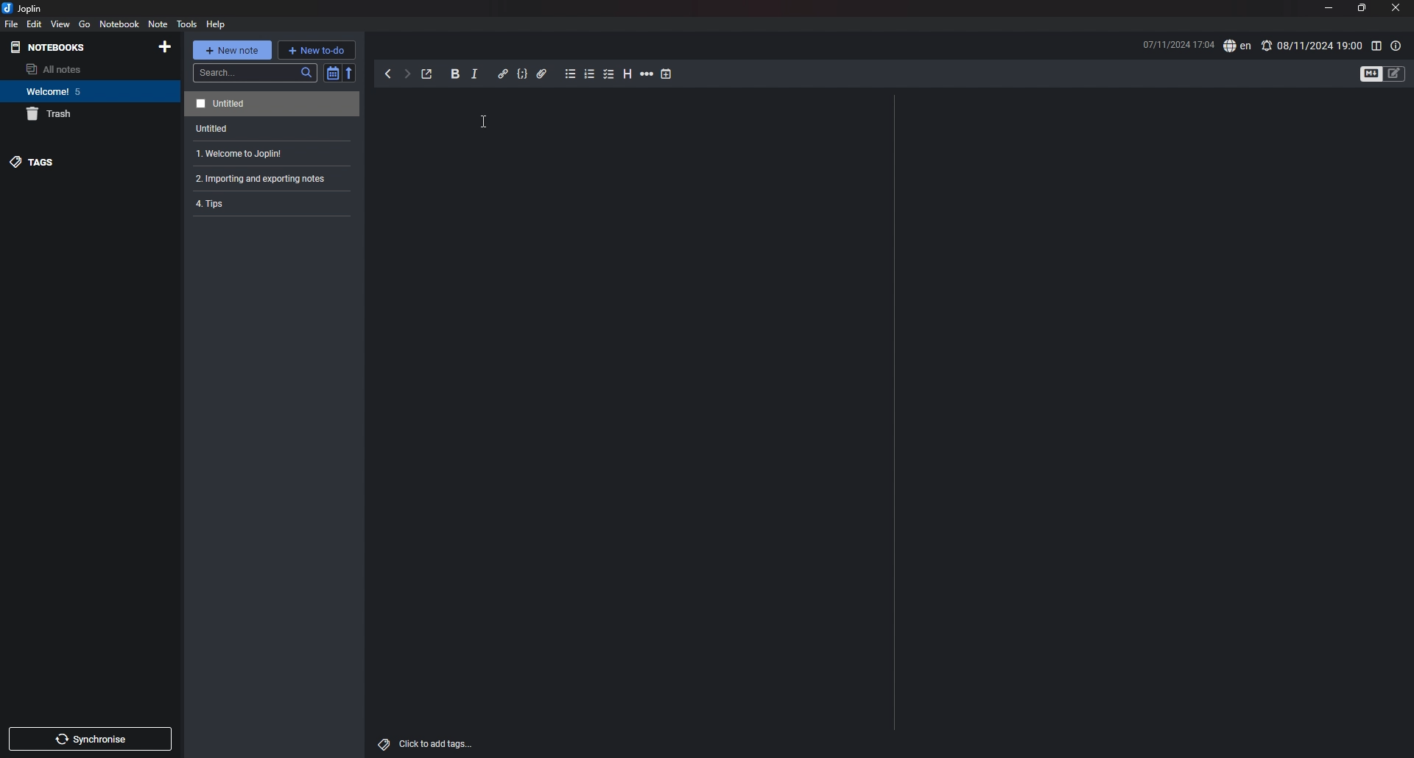 This screenshot has width=1414, height=758. I want to click on new note, so click(232, 49).